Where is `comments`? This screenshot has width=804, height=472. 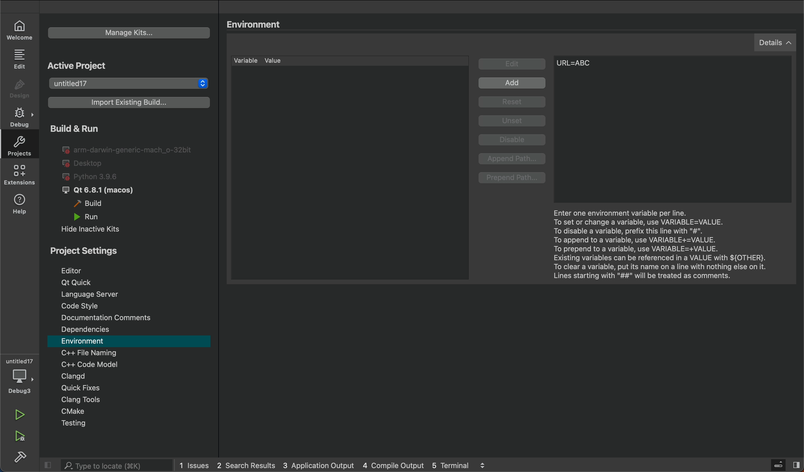 comments is located at coordinates (130, 317).